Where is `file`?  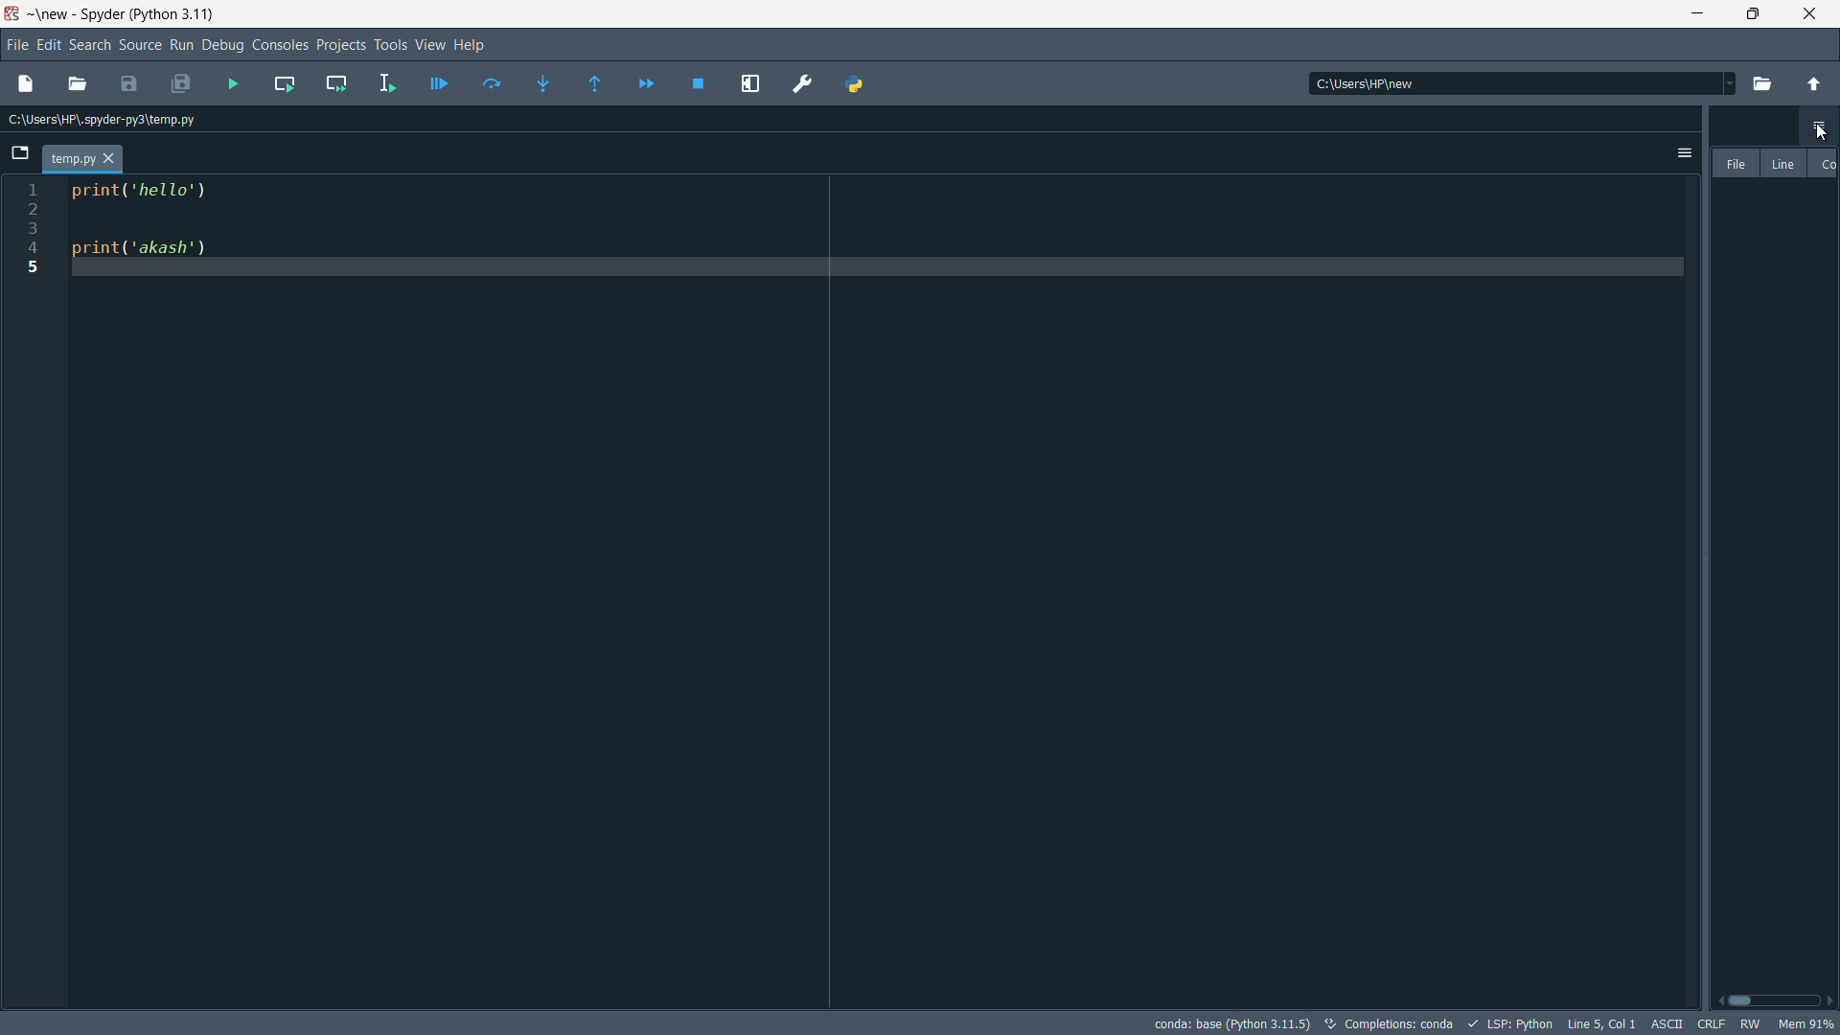 file is located at coordinates (1735, 162).